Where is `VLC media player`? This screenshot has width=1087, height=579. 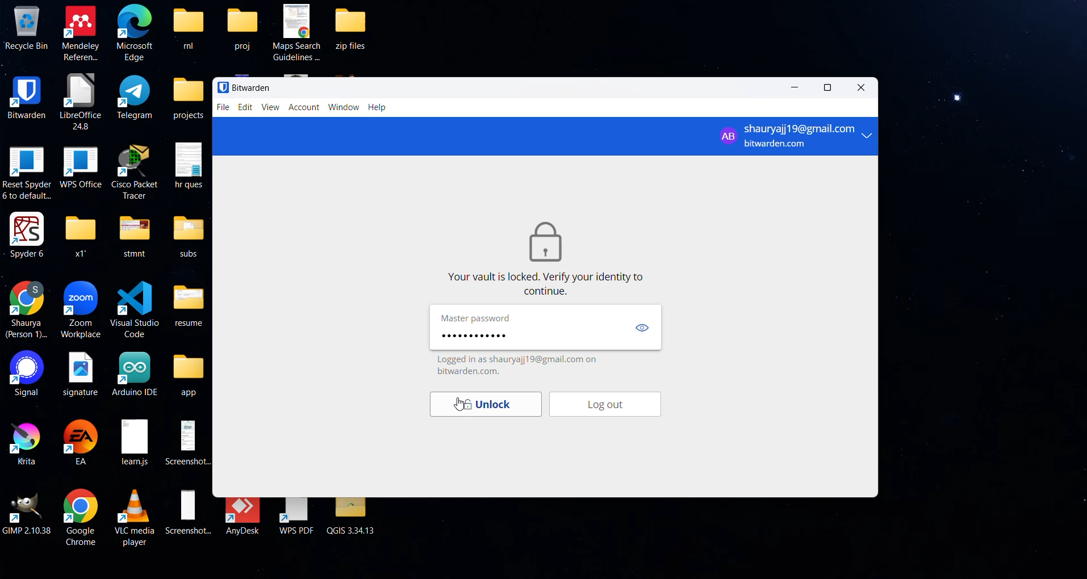 VLC media player is located at coordinates (136, 516).